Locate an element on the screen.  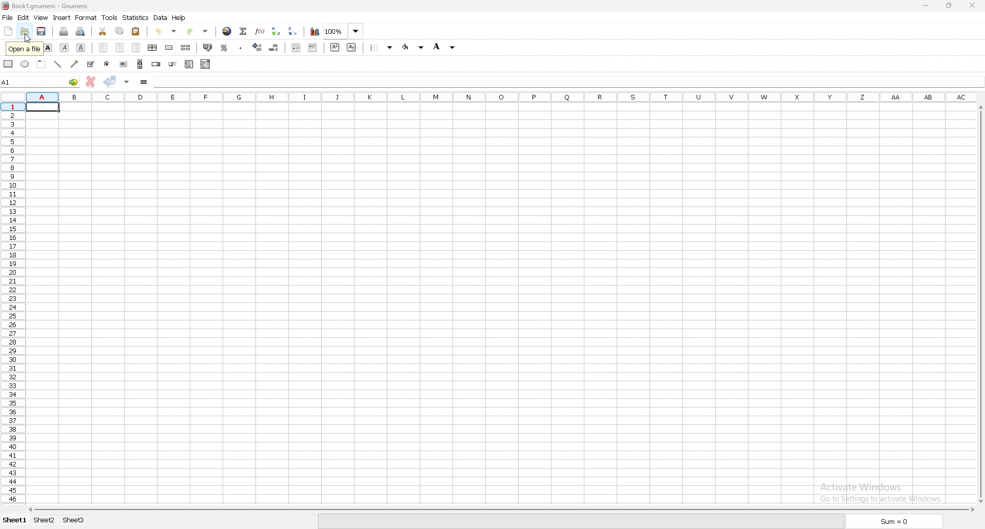
thousands separator is located at coordinates (241, 47).